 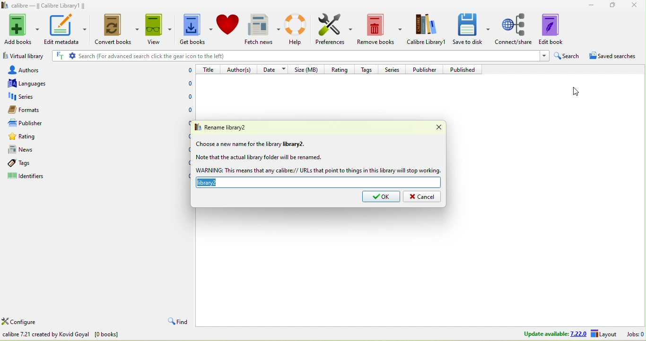 What do you see at coordinates (575, 90) in the screenshot?
I see `cursor` at bounding box center [575, 90].